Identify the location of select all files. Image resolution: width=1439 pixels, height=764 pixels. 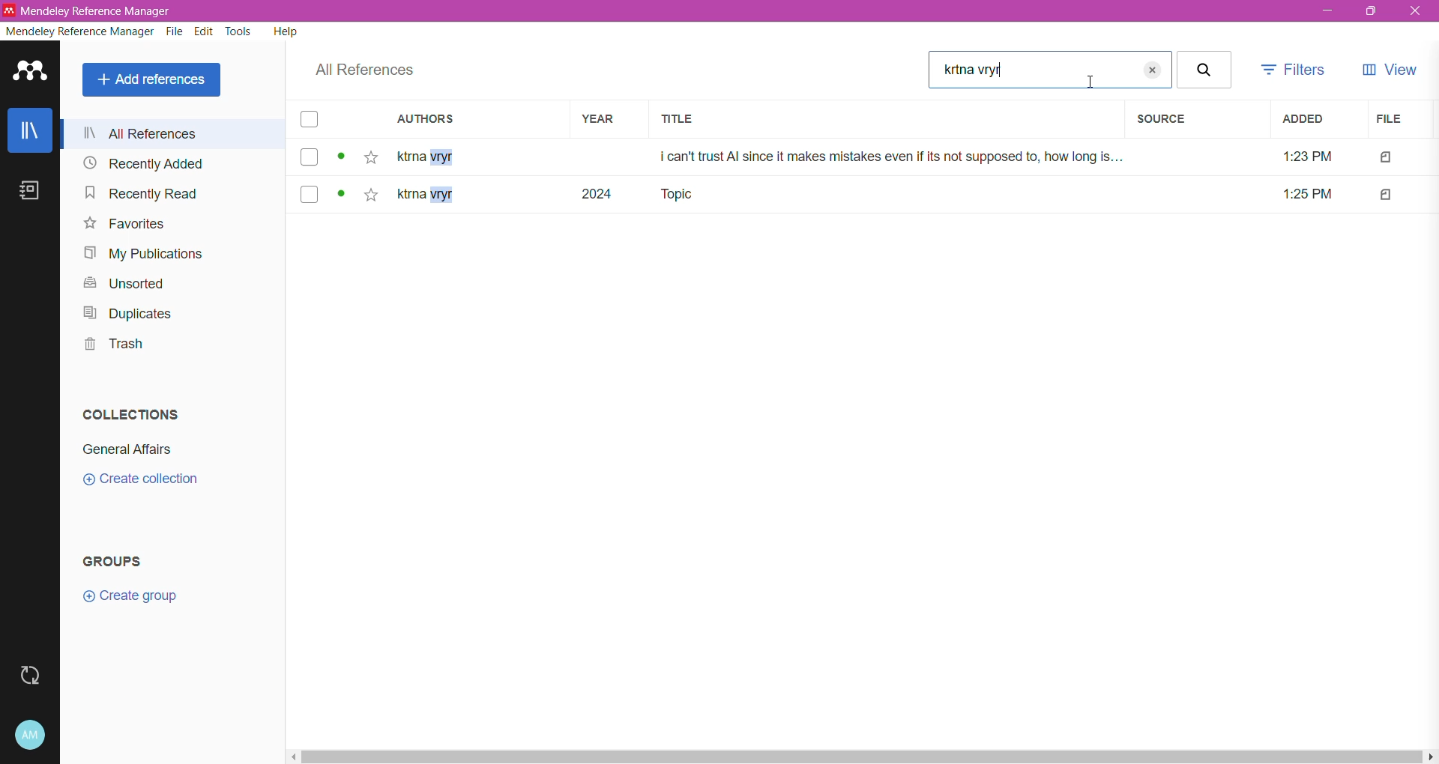
(311, 121).